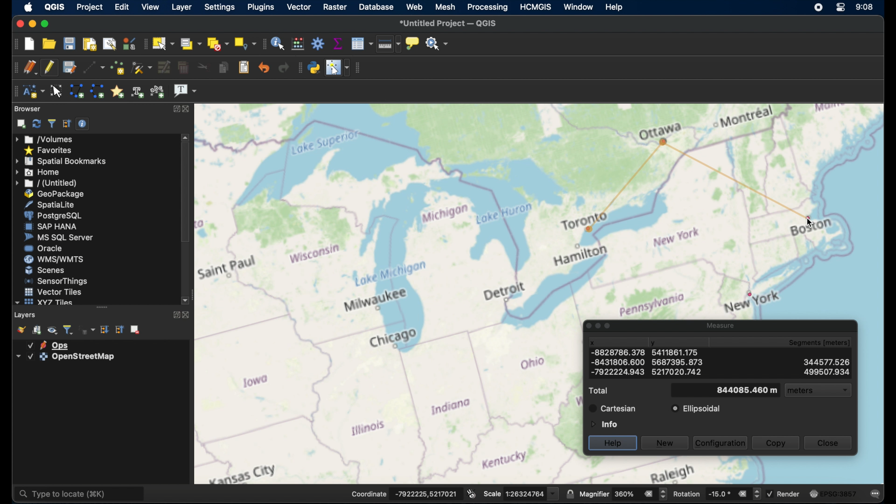  What do you see at coordinates (117, 91) in the screenshot?
I see `create annotation marker` at bounding box center [117, 91].